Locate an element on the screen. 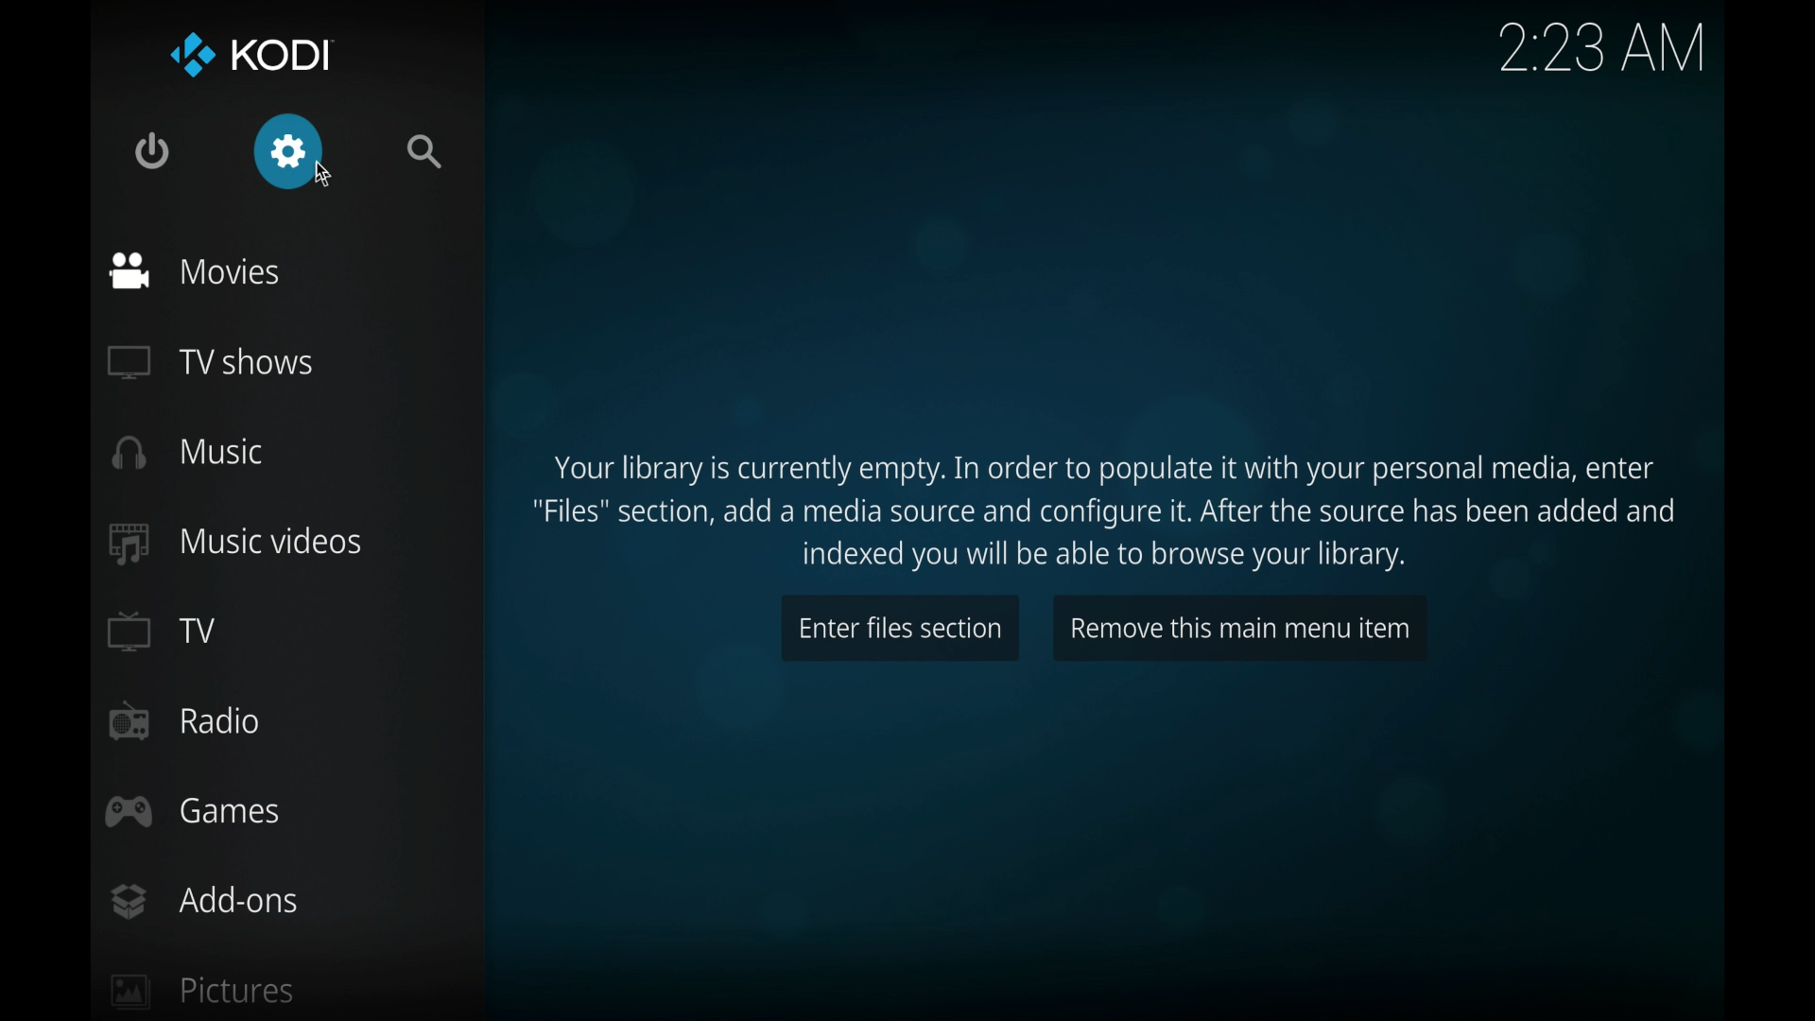 This screenshot has height=1021, width=1815. 2:23 AM is located at coordinates (1600, 51).